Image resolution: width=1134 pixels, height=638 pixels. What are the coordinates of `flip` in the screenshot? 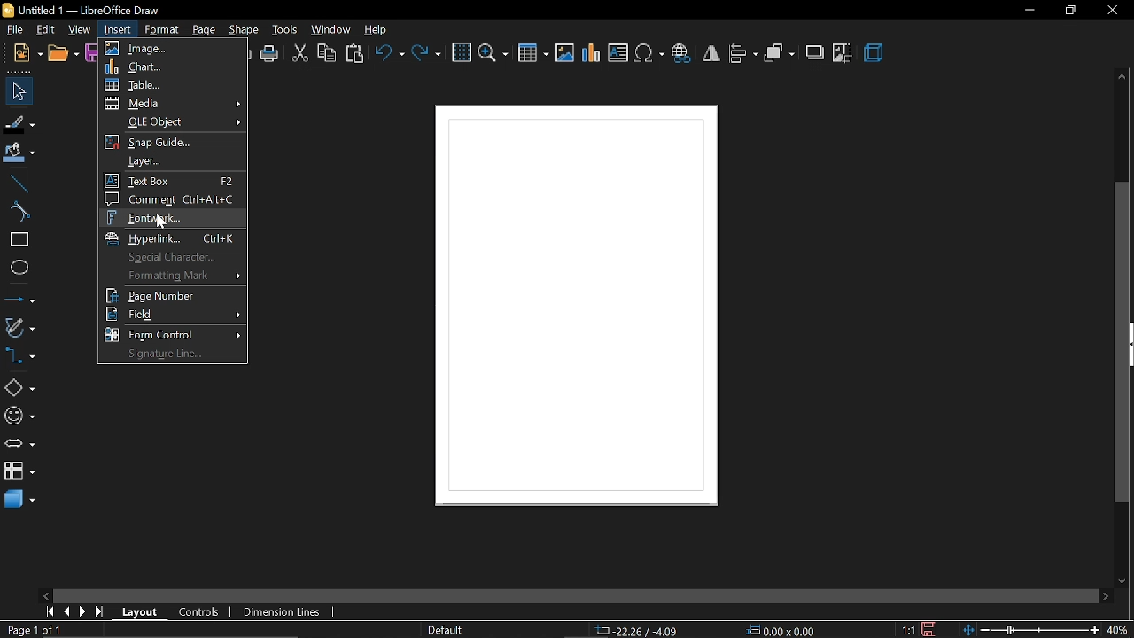 It's located at (711, 53).